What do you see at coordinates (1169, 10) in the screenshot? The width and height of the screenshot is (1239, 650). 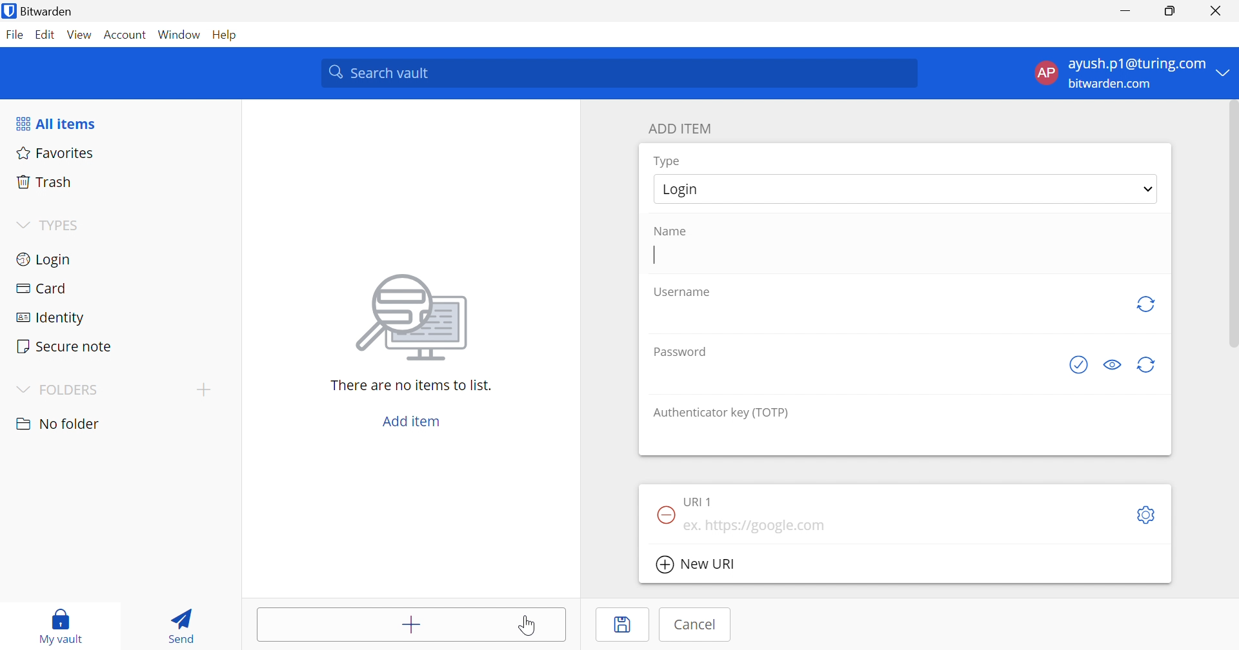 I see `Restore Down` at bounding box center [1169, 10].